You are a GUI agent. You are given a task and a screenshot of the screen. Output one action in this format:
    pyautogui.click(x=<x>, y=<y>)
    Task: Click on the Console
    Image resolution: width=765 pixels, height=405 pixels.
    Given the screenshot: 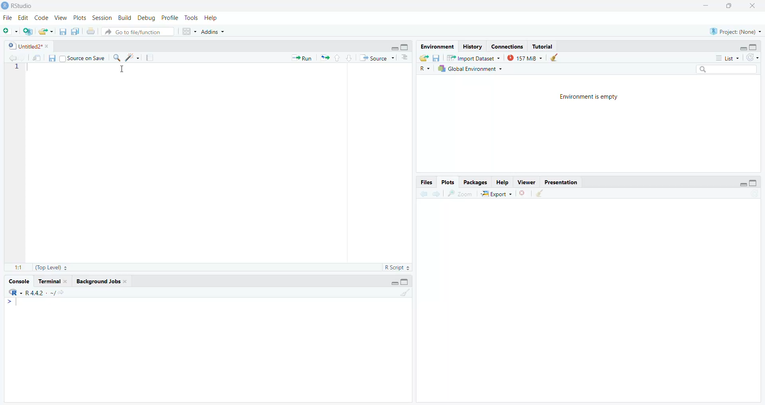 What is the action you would take?
    pyautogui.click(x=19, y=280)
    